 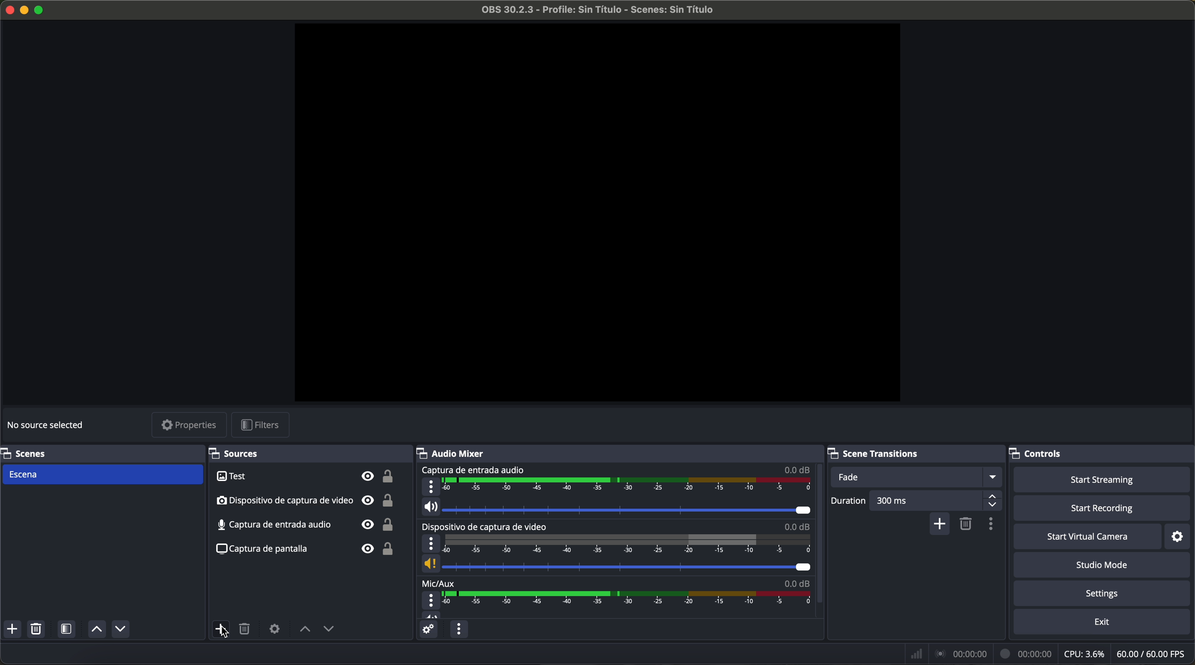 I want to click on close program, so click(x=7, y=11).